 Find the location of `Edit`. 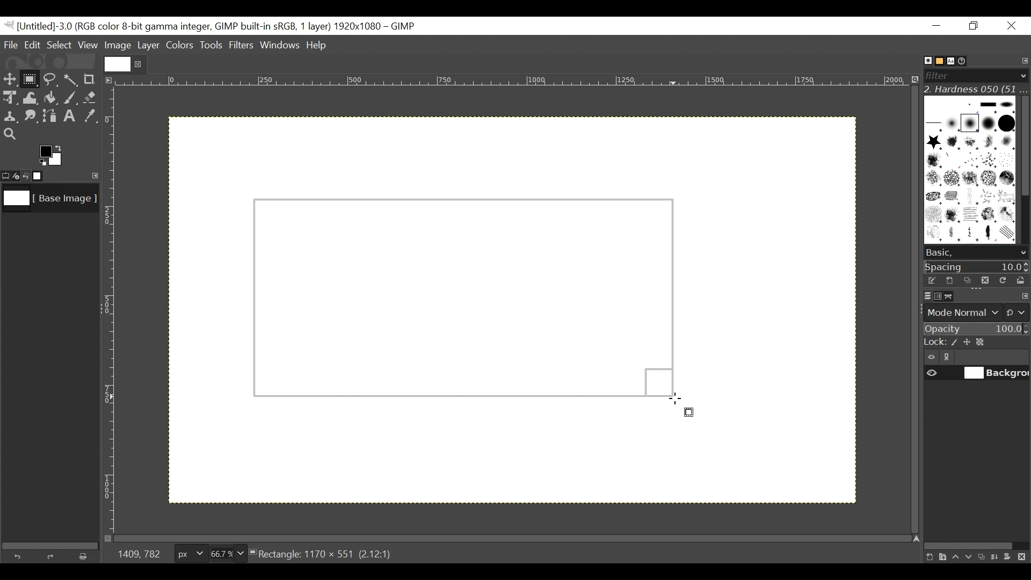

Edit is located at coordinates (33, 45).